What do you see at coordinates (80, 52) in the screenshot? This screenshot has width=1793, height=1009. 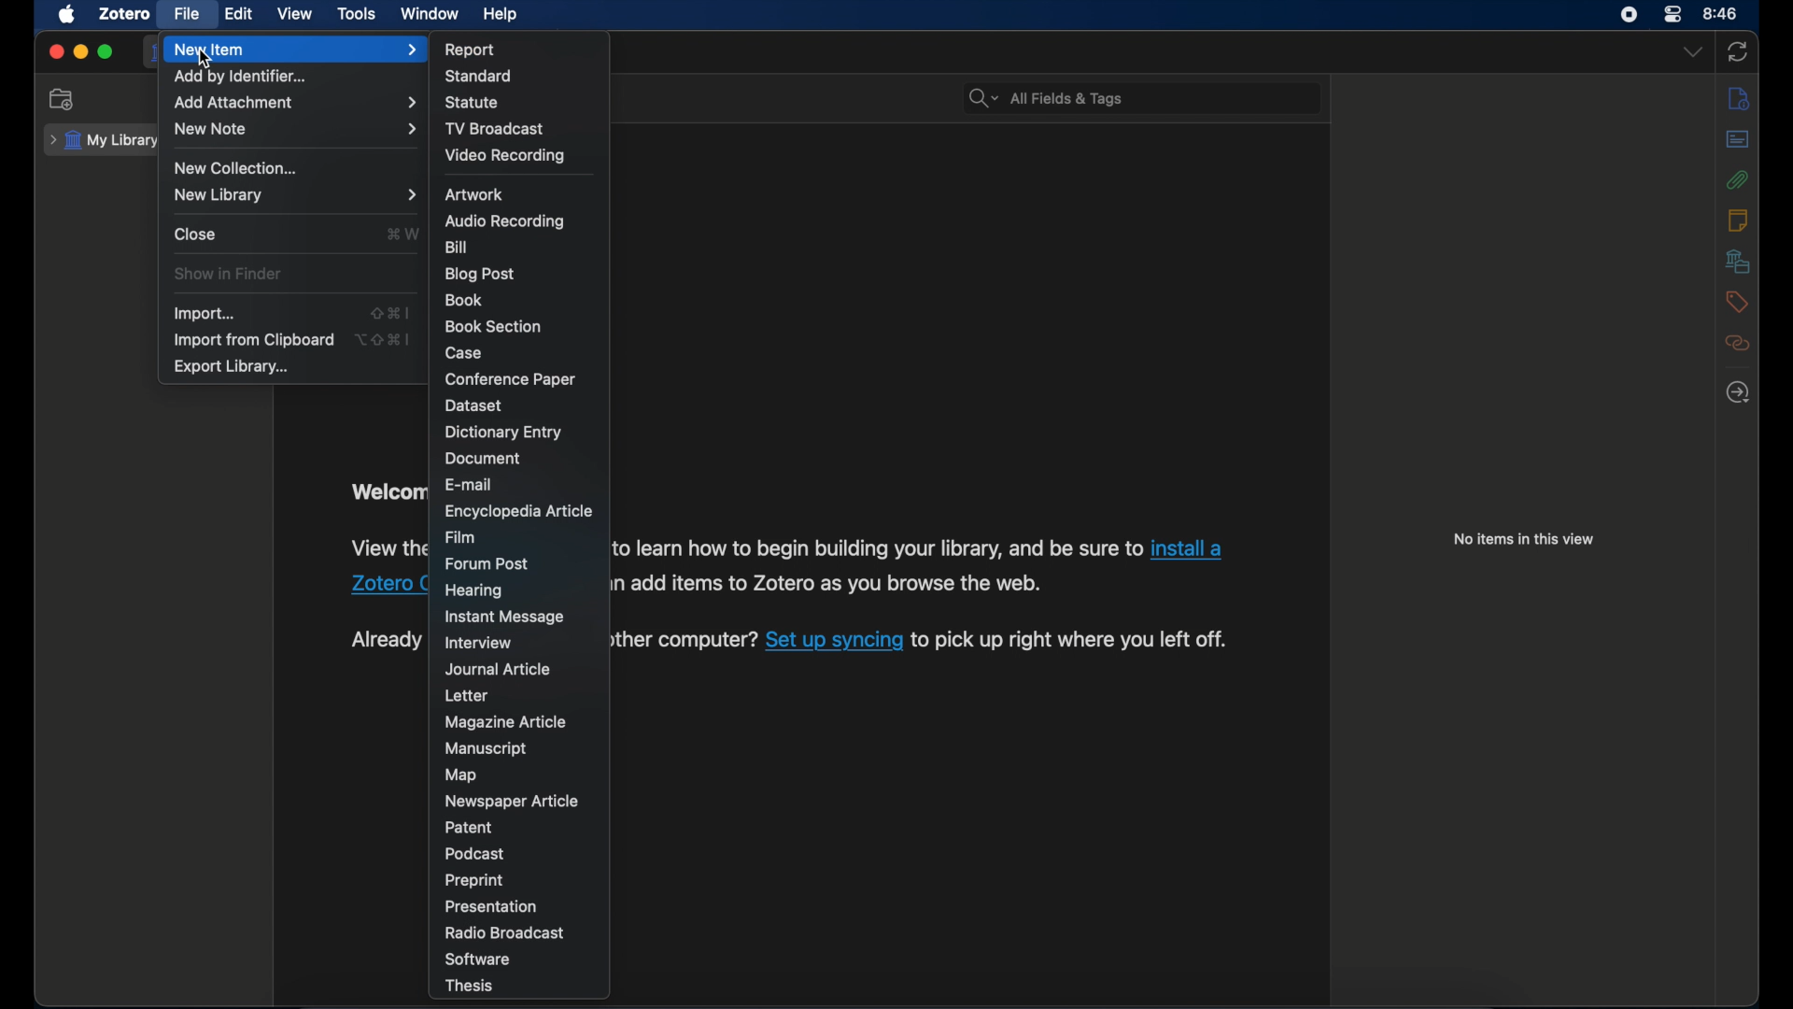 I see `minimize` at bounding box center [80, 52].